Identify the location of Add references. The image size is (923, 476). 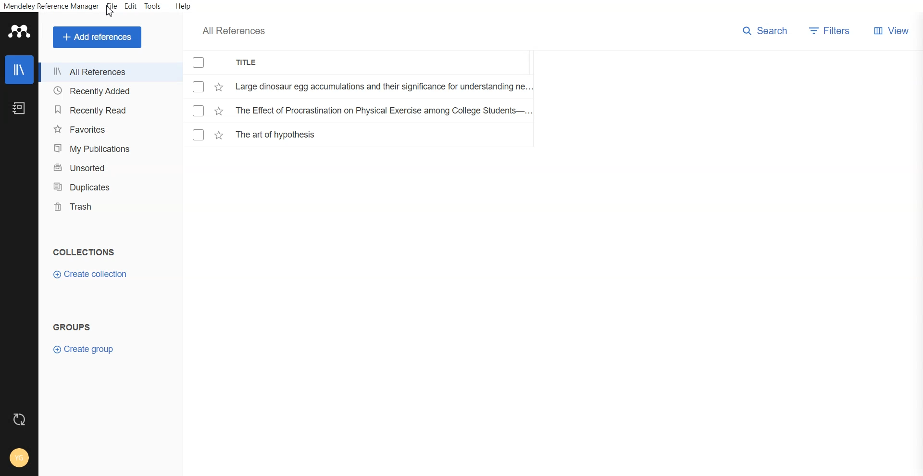
(98, 37).